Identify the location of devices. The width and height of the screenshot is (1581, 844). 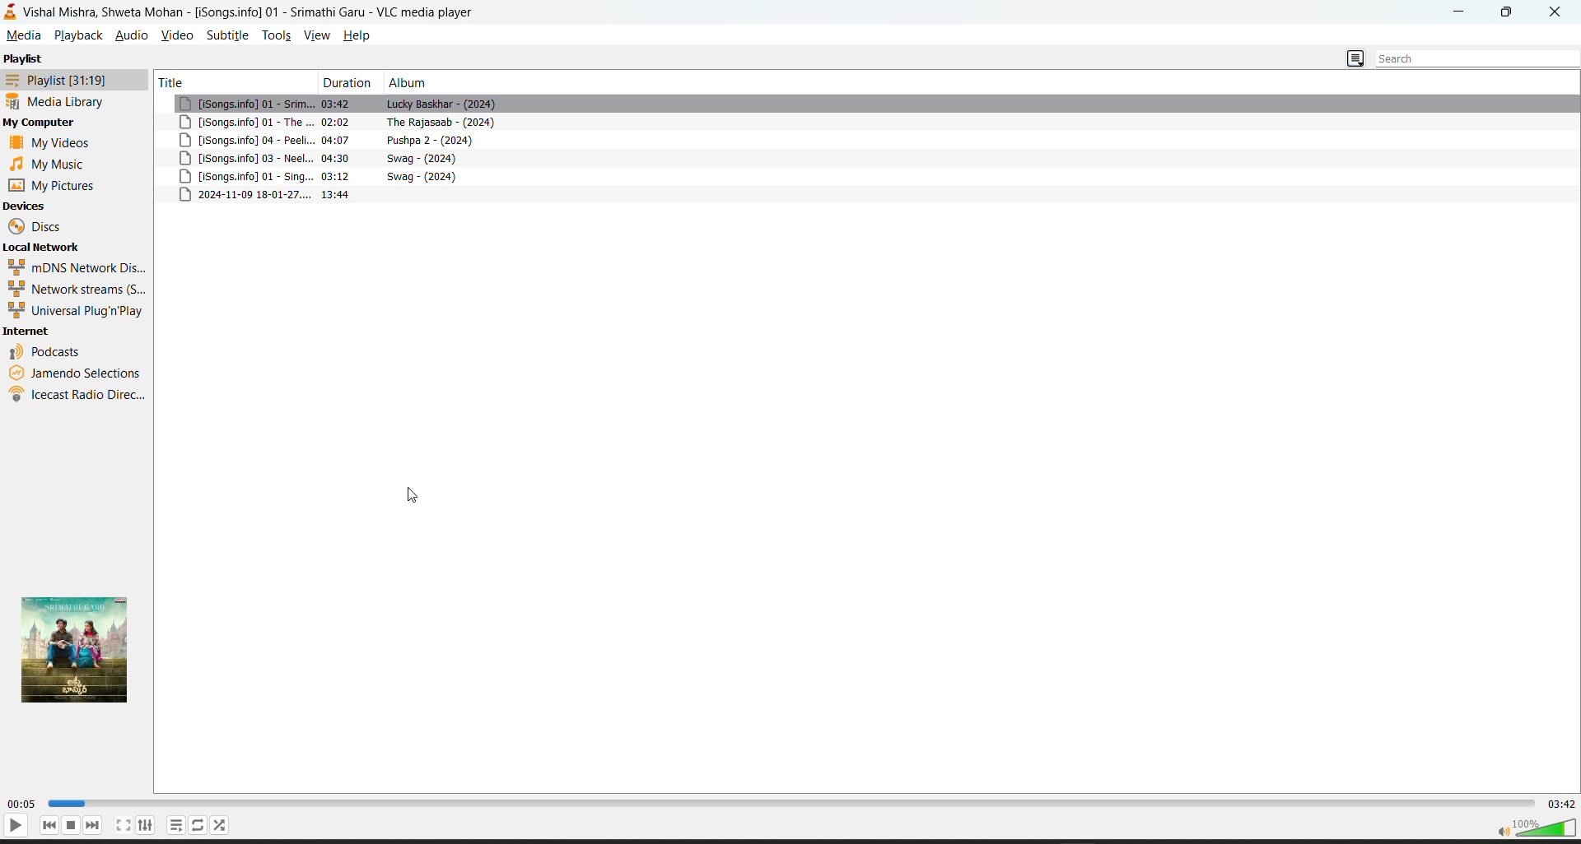
(25, 205).